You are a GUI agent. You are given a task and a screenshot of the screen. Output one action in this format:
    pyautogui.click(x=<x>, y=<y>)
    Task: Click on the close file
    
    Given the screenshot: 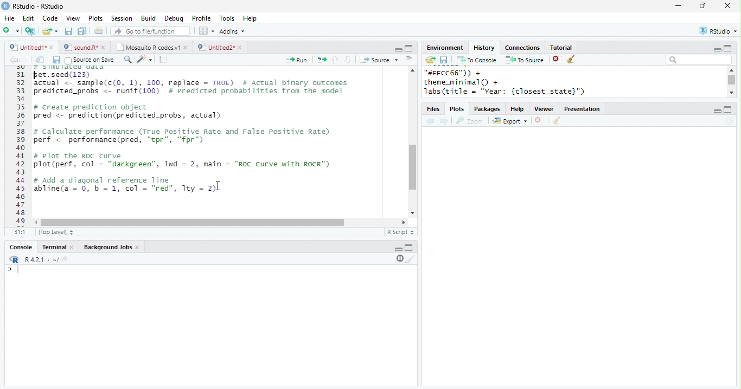 What is the action you would take?
    pyautogui.click(x=557, y=60)
    